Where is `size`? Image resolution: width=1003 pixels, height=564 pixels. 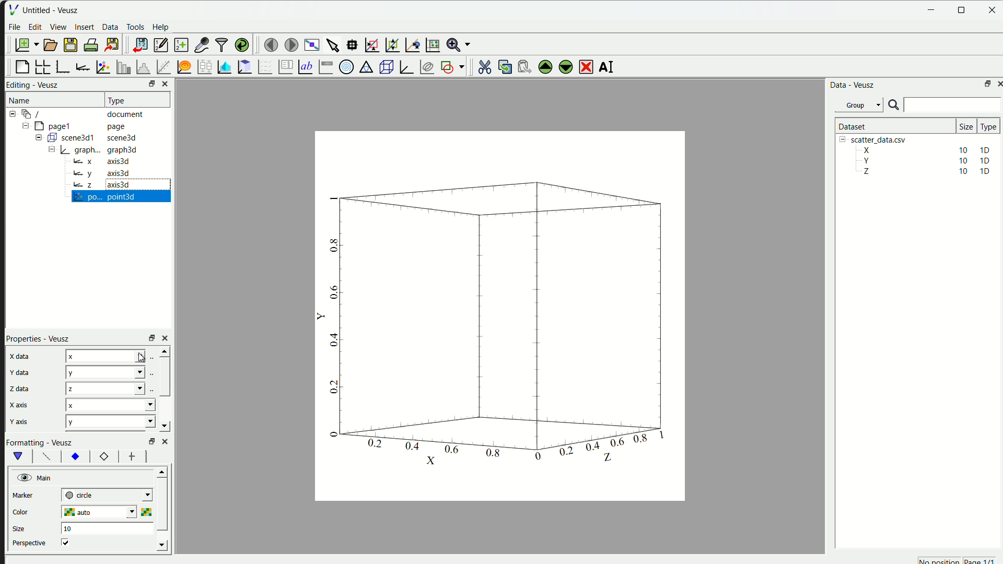
size is located at coordinates (963, 124).